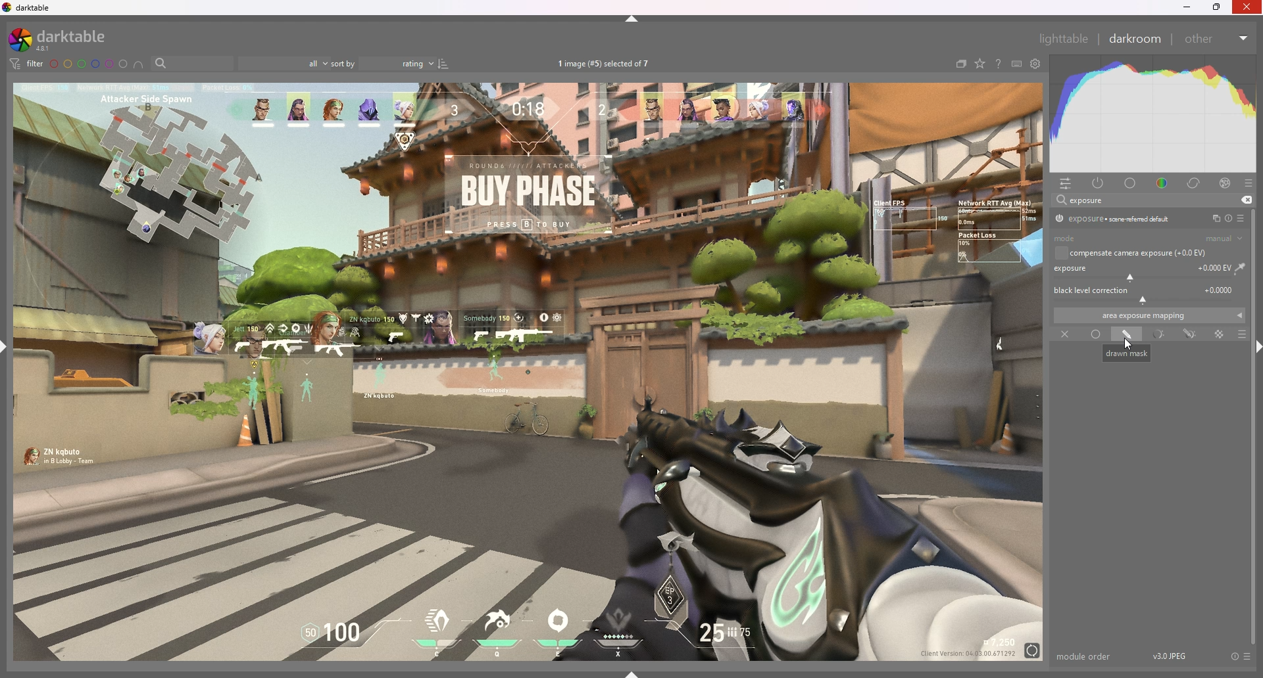  What do you see at coordinates (1220, 334) in the screenshot?
I see `raster mask` at bounding box center [1220, 334].